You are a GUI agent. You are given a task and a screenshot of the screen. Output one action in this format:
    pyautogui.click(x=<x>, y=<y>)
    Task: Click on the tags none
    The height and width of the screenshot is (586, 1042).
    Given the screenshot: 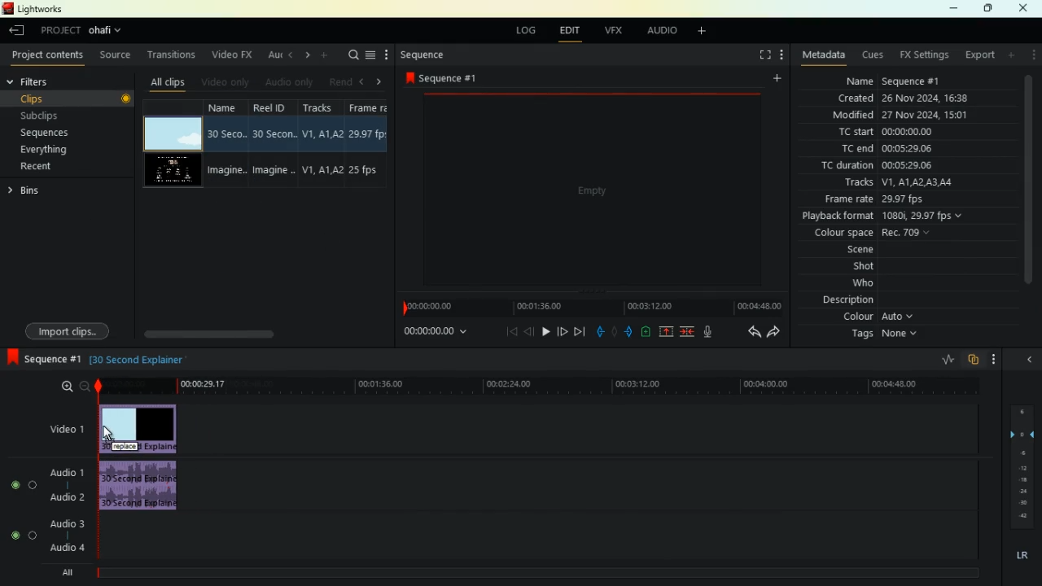 What is the action you would take?
    pyautogui.click(x=882, y=336)
    